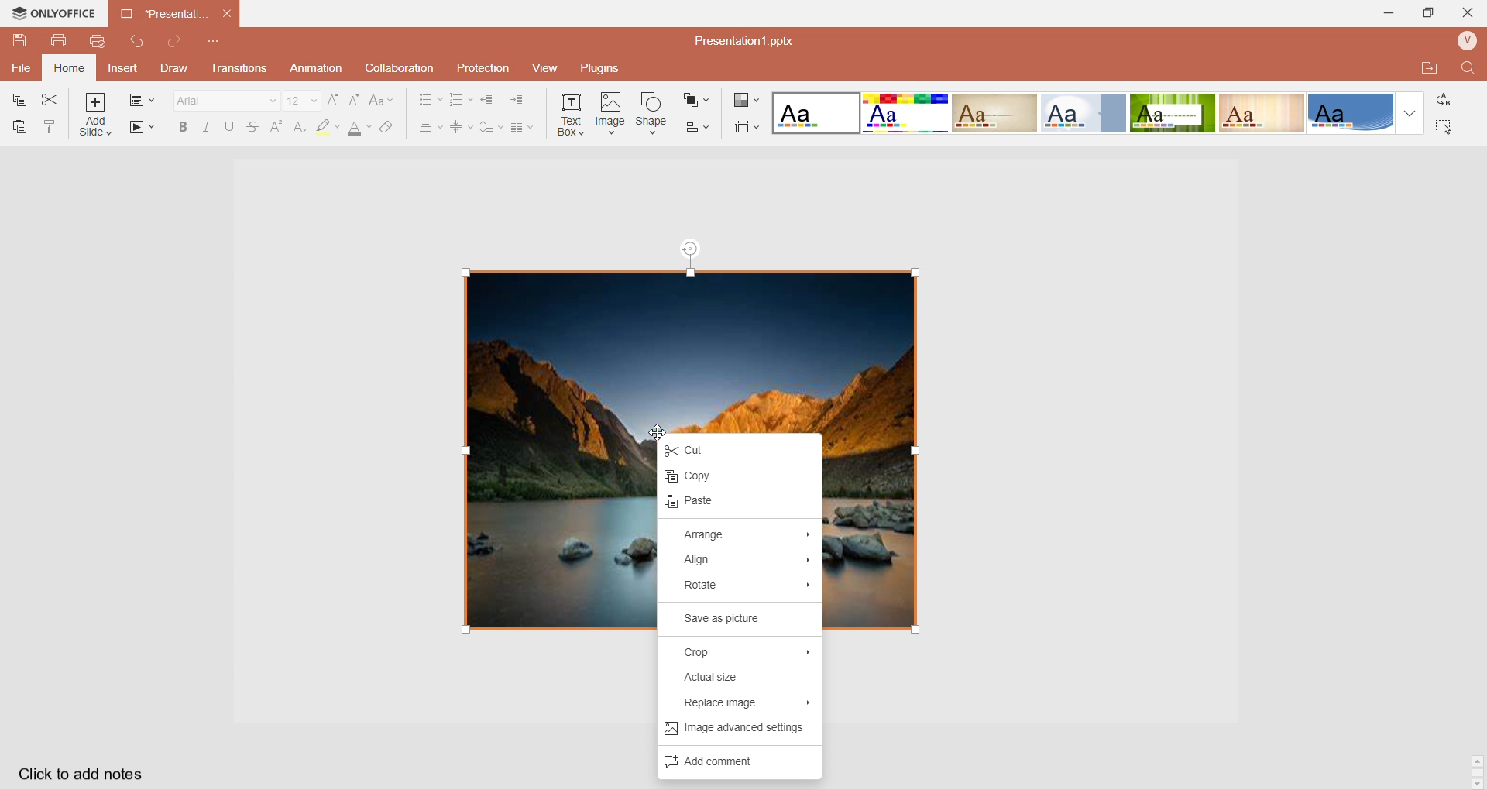 The width and height of the screenshot is (1487, 790). What do you see at coordinates (1470, 13) in the screenshot?
I see `Close` at bounding box center [1470, 13].